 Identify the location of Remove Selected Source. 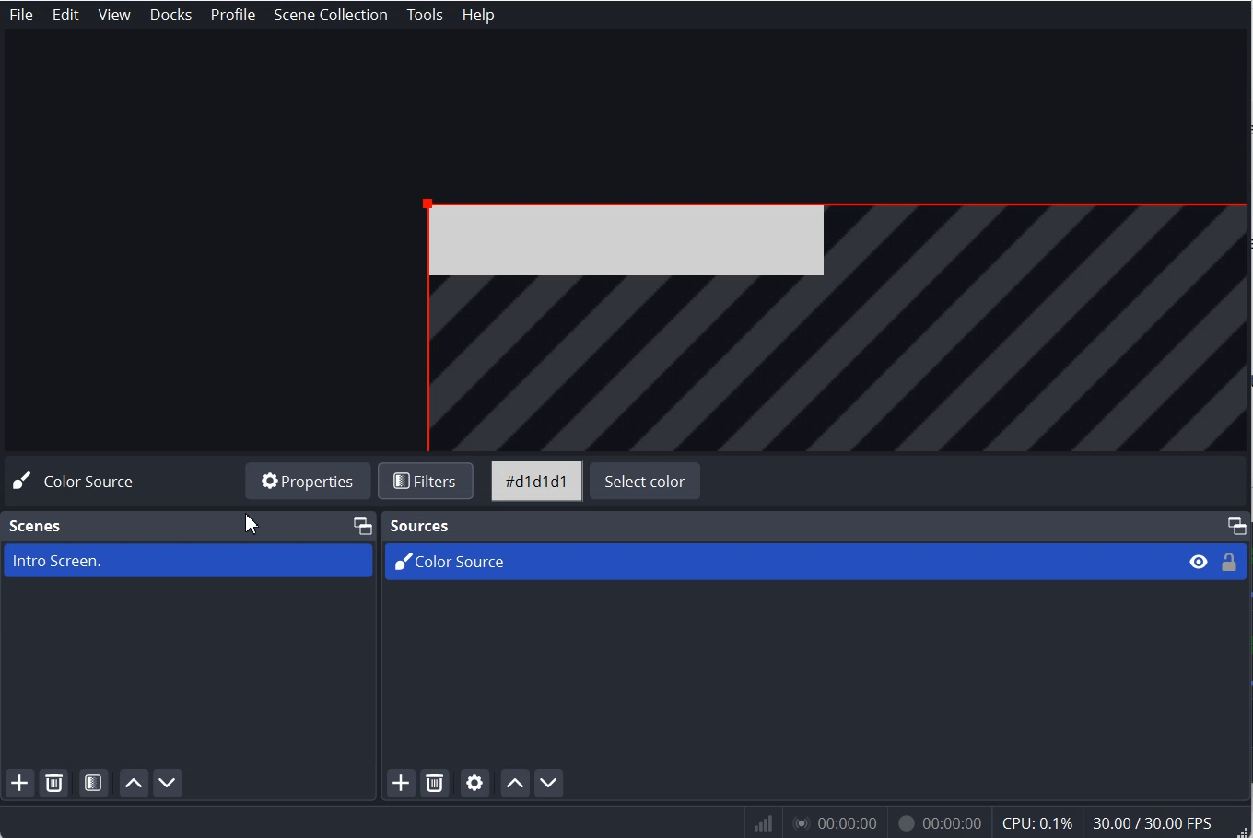
(435, 784).